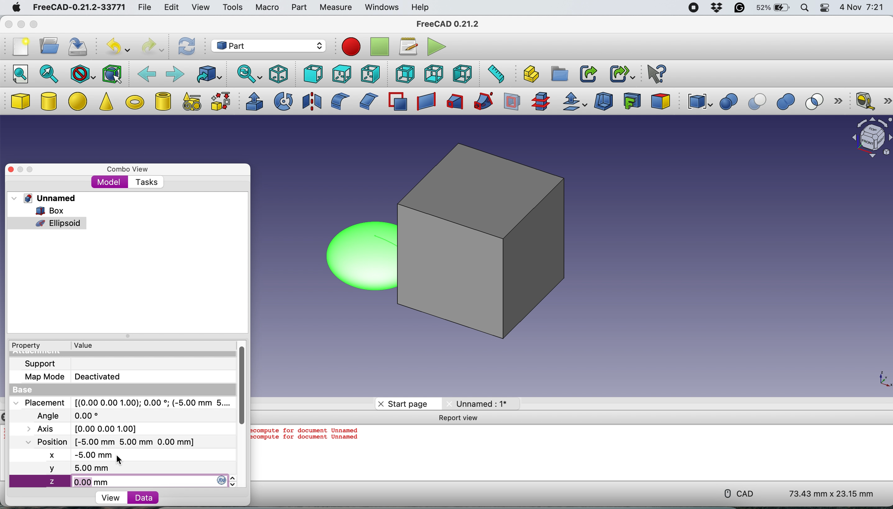  What do you see at coordinates (489, 244) in the screenshot?
I see `box` at bounding box center [489, 244].